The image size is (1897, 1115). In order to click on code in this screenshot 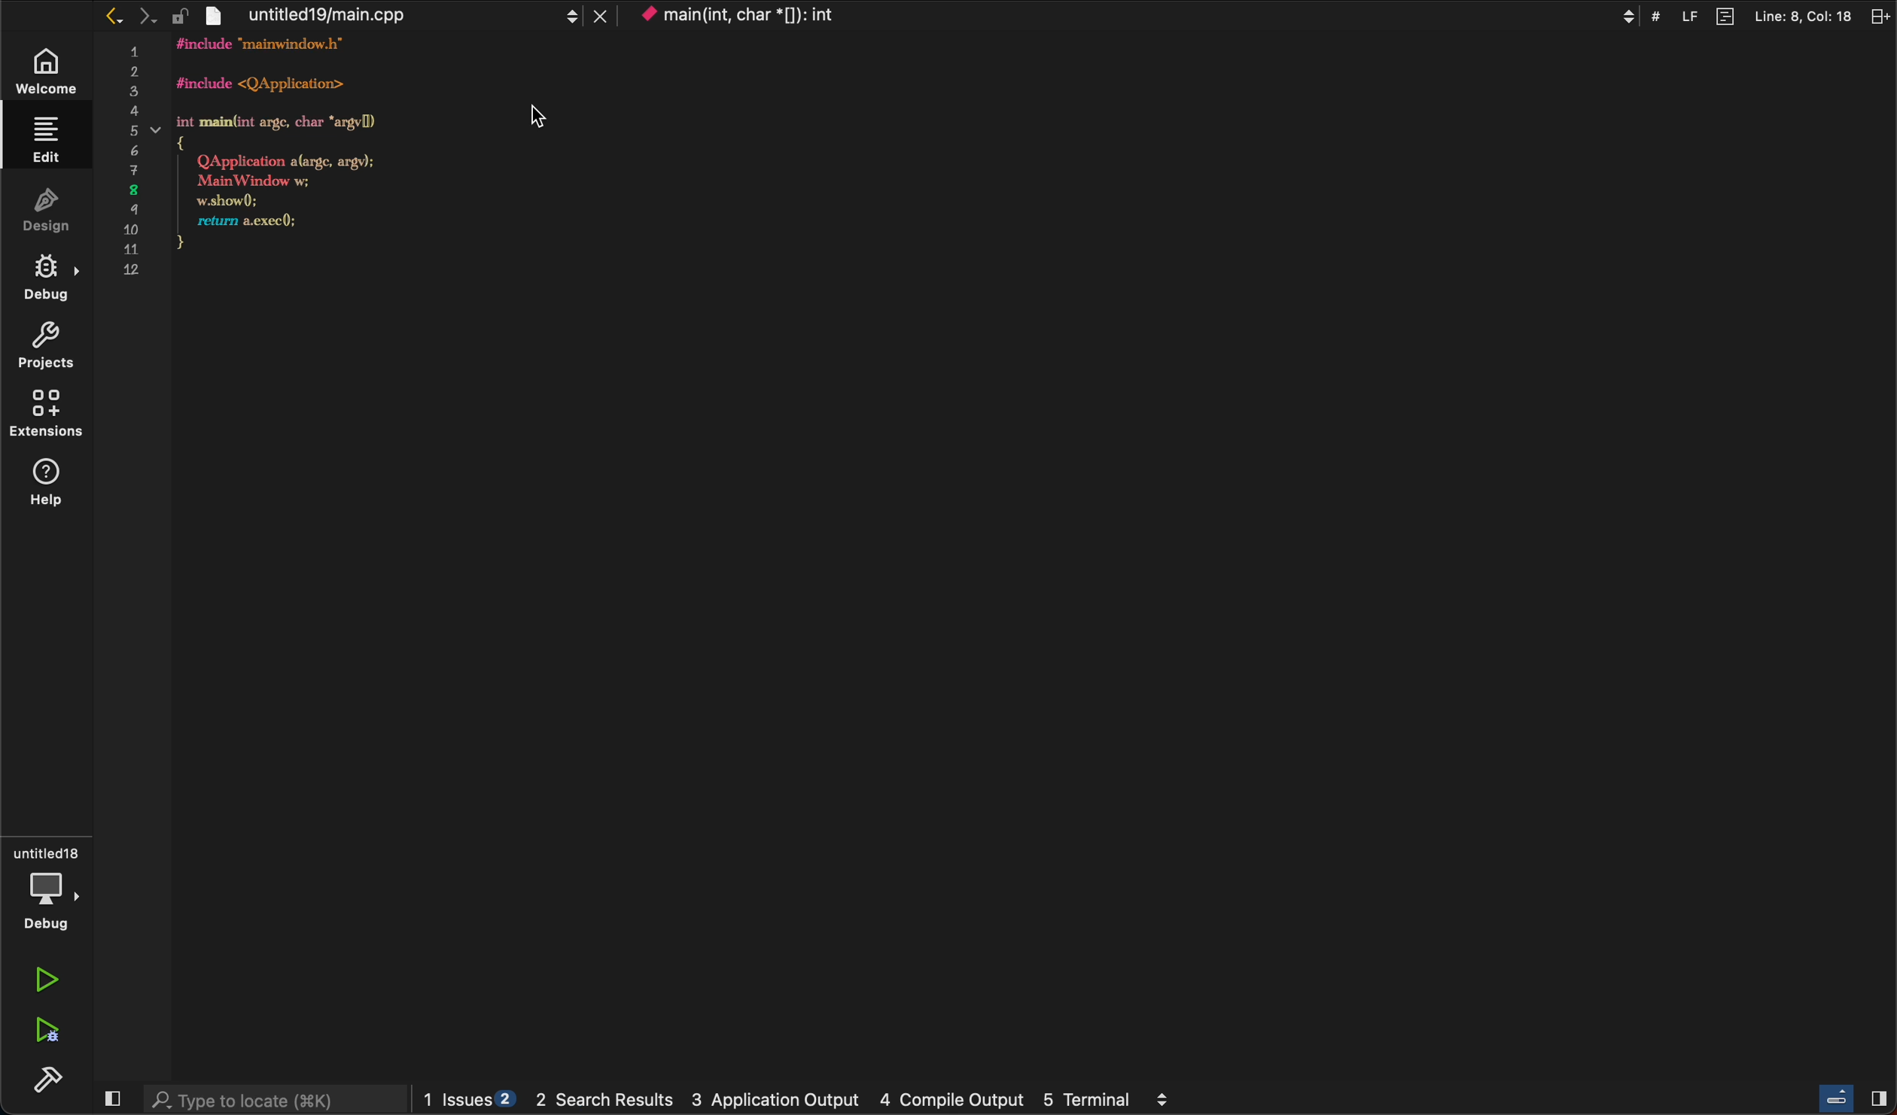, I will do `click(300, 162)`.